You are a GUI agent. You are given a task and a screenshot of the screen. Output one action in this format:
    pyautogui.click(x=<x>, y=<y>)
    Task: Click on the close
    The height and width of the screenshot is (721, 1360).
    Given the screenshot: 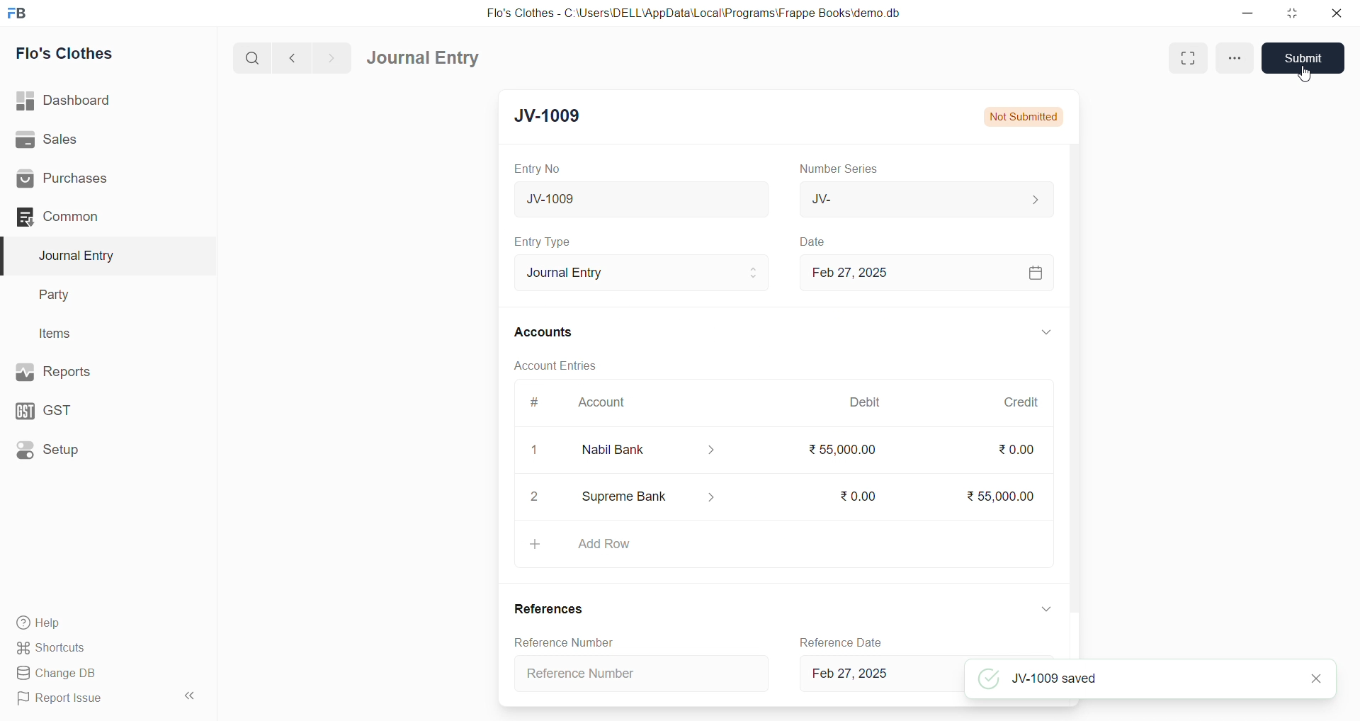 What is the action you would take?
    pyautogui.click(x=1338, y=13)
    